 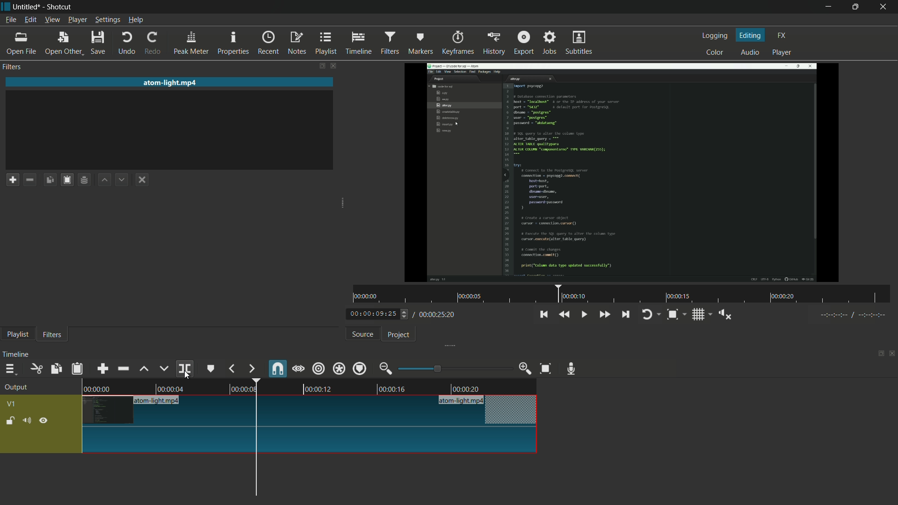 What do you see at coordinates (827, 7) in the screenshot?
I see `minimize` at bounding box center [827, 7].